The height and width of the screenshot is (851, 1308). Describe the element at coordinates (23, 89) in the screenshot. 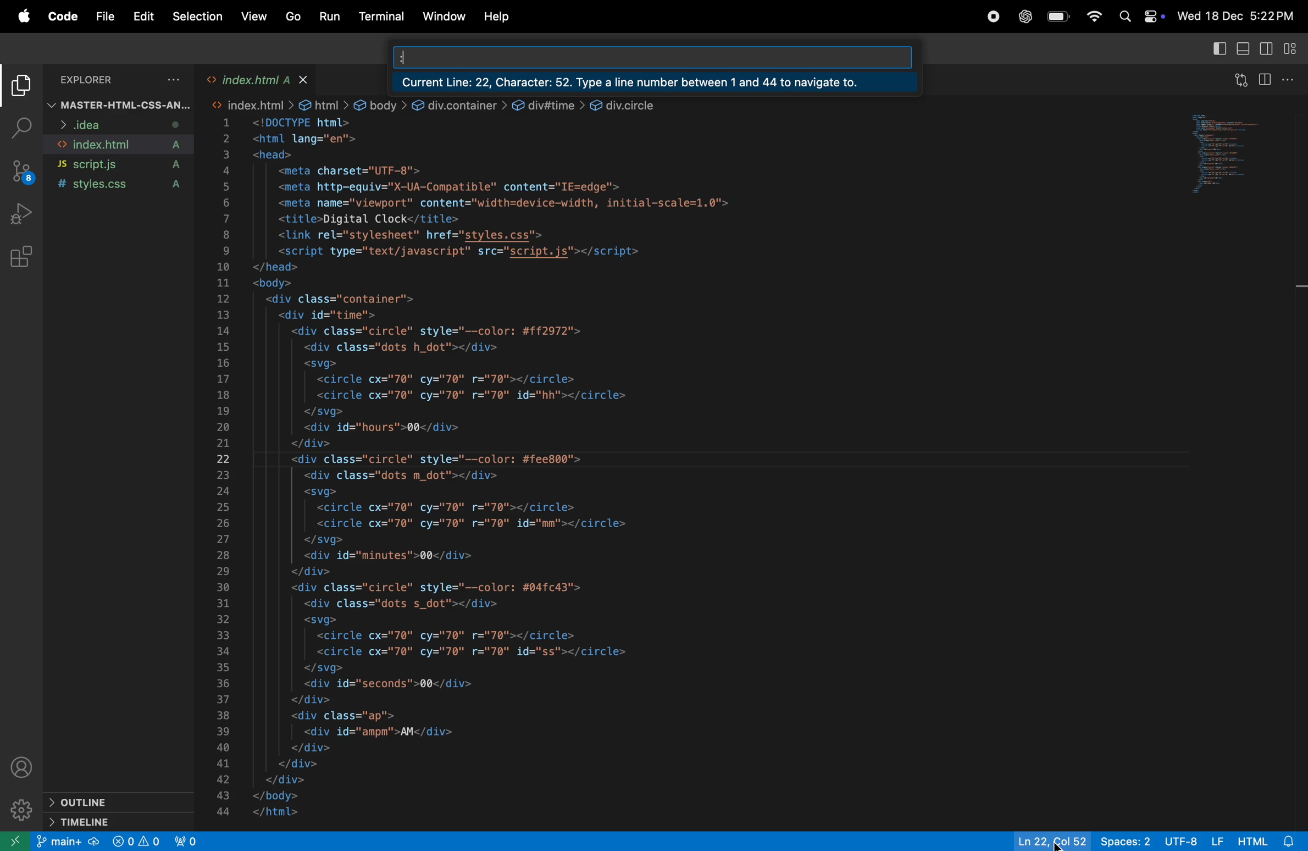

I see `explore` at that location.